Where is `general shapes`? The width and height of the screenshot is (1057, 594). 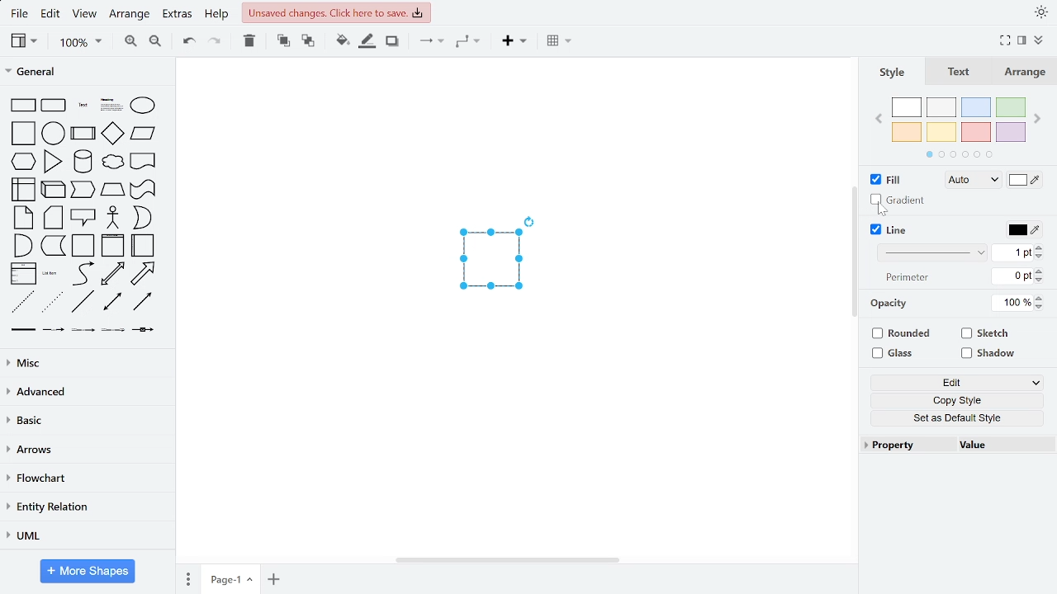
general shapes is located at coordinates (51, 190).